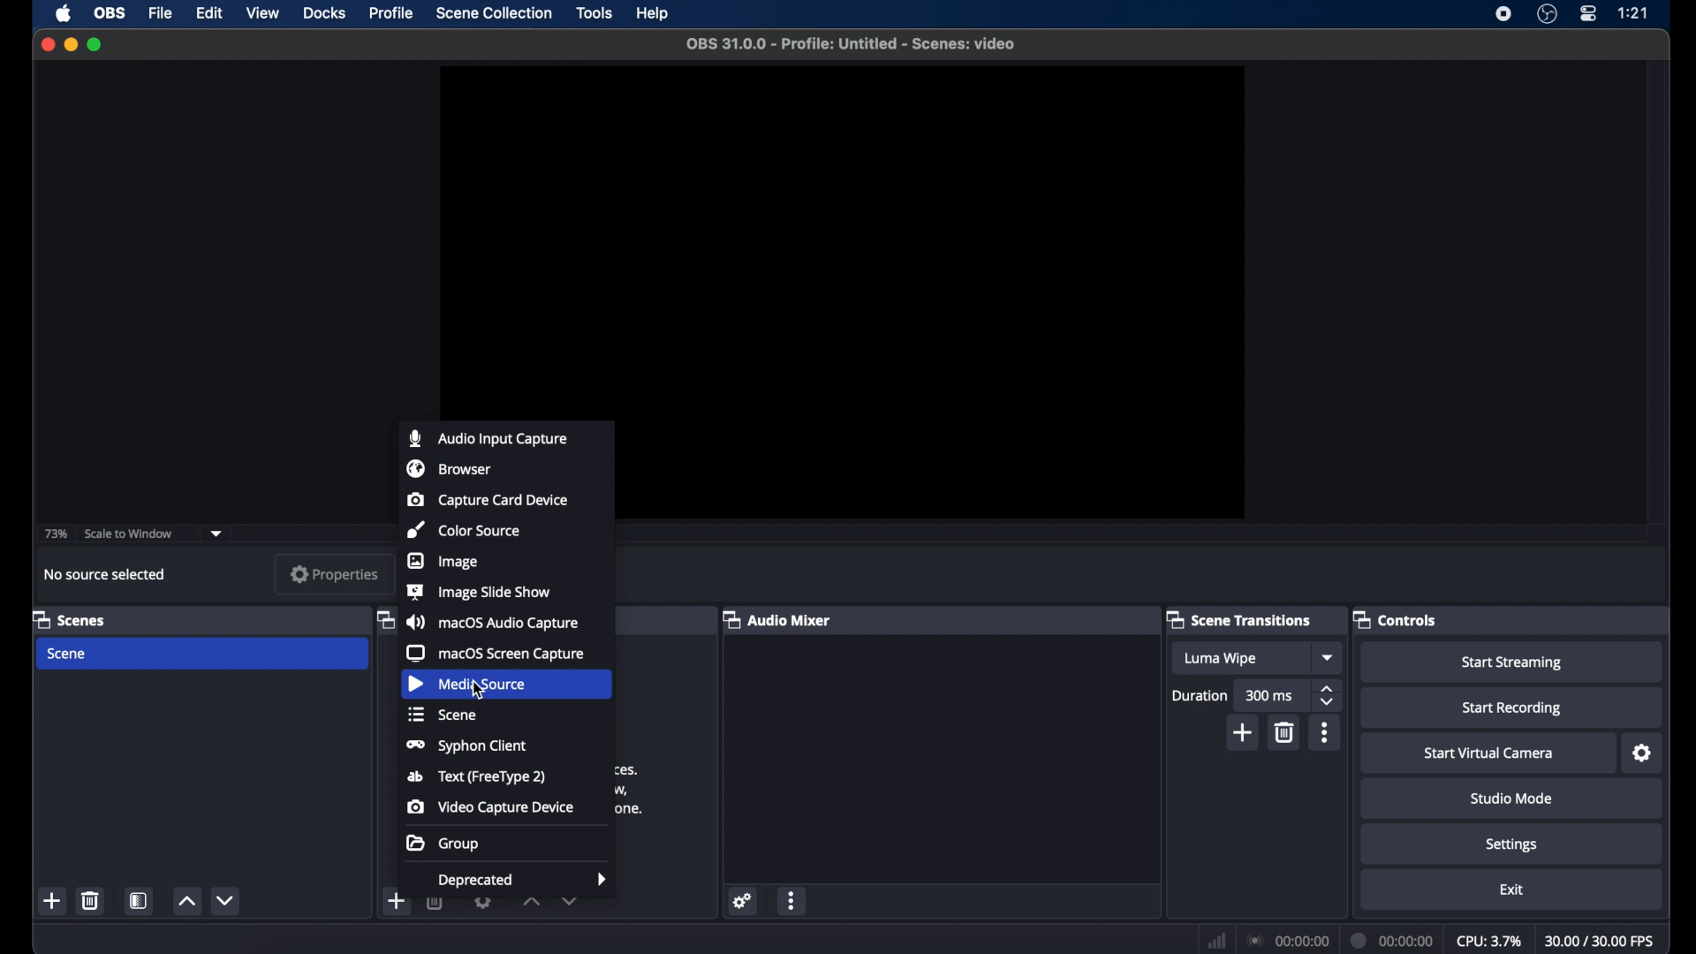  Describe the element at coordinates (1326, 732) in the screenshot. I see `more options` at that location.